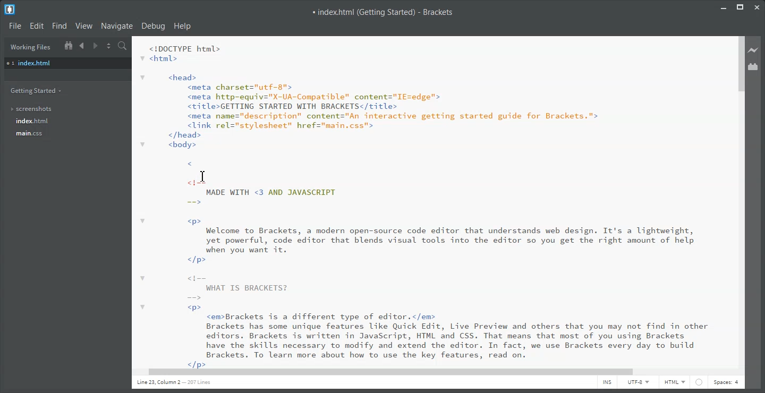  I want to click on Text 2, so click(424, 202).